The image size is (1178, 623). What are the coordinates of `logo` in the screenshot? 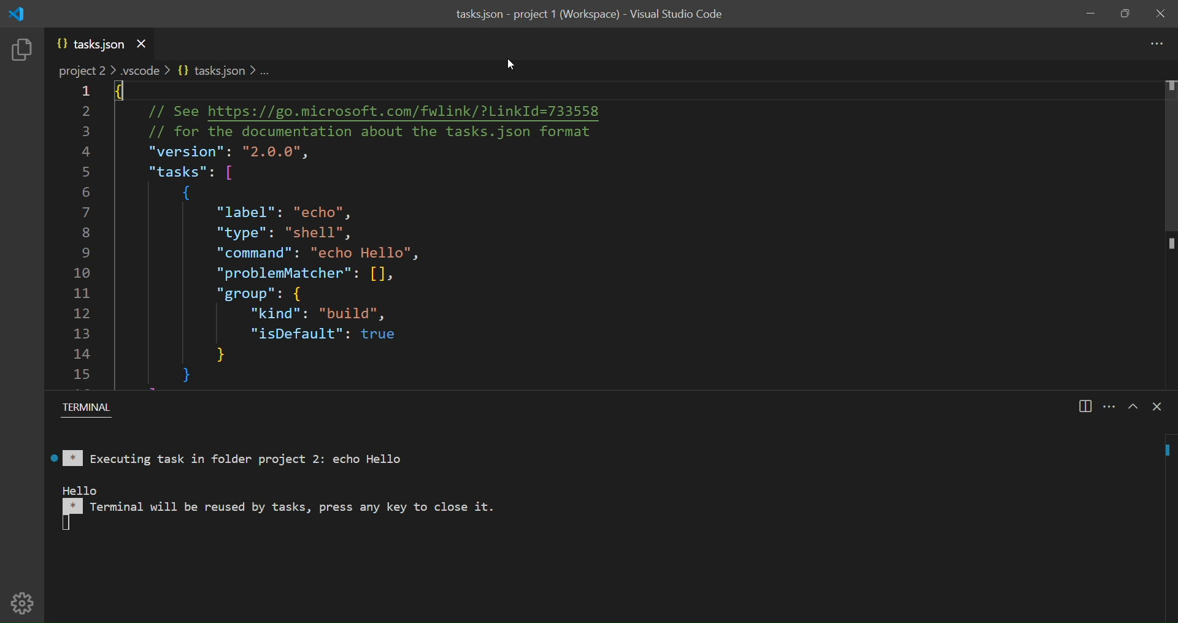 It's located at (18, 13).